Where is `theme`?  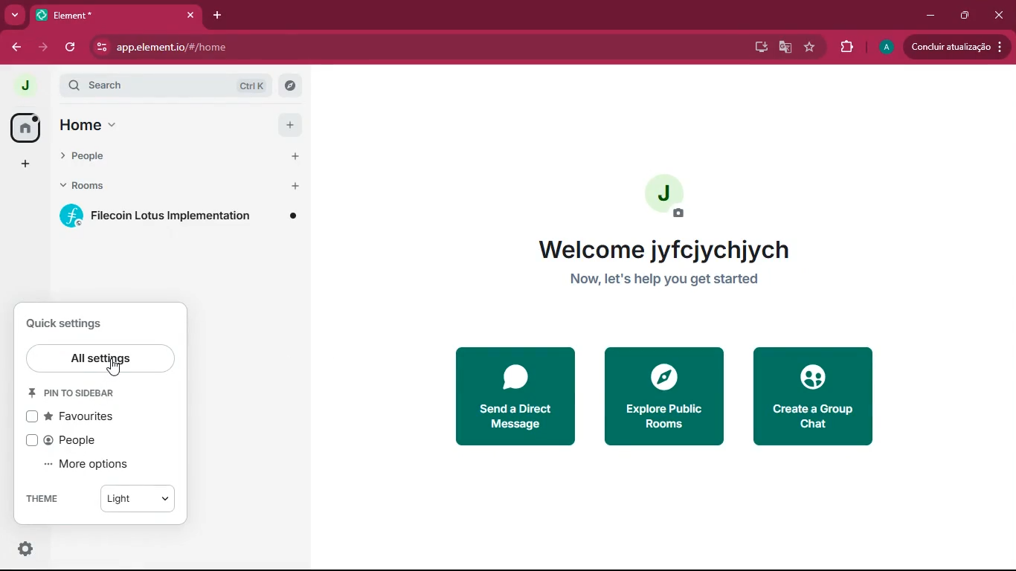
theme is located at coordinates (48, 500).